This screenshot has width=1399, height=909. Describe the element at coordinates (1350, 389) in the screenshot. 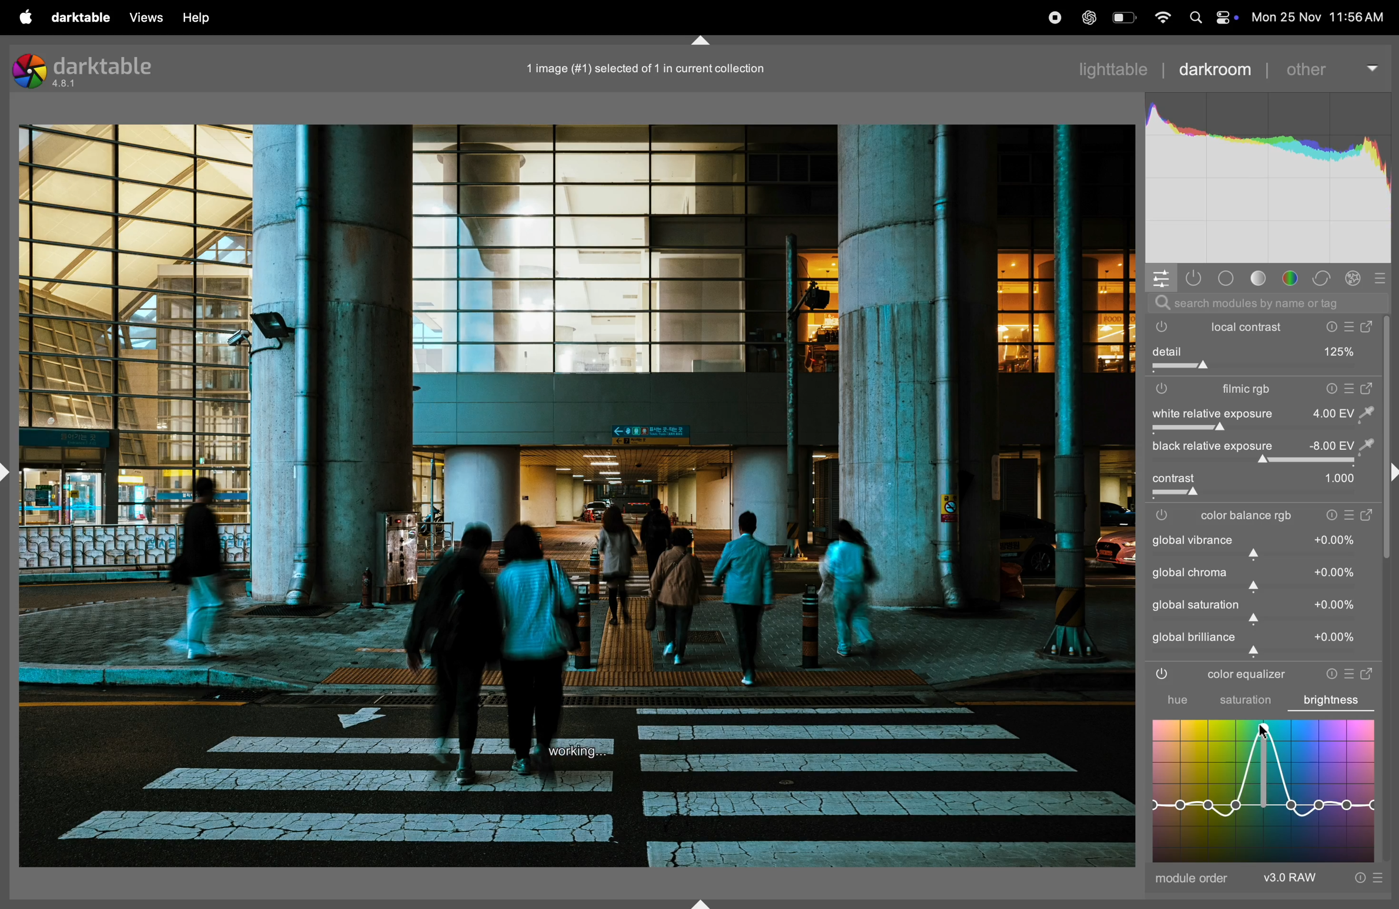

I see `presets` at that location.